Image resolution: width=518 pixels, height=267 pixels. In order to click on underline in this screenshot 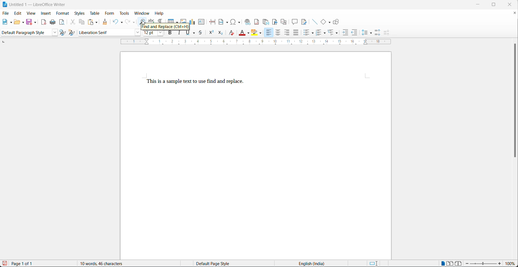, I will do `click(188, 33)`.